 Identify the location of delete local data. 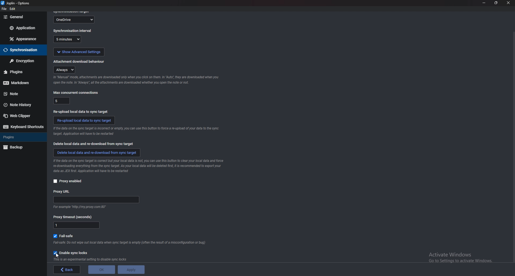
(95, 144).